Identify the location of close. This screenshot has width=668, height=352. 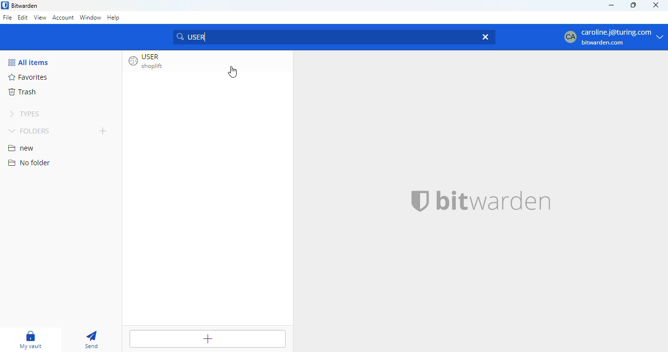
(655, 5).